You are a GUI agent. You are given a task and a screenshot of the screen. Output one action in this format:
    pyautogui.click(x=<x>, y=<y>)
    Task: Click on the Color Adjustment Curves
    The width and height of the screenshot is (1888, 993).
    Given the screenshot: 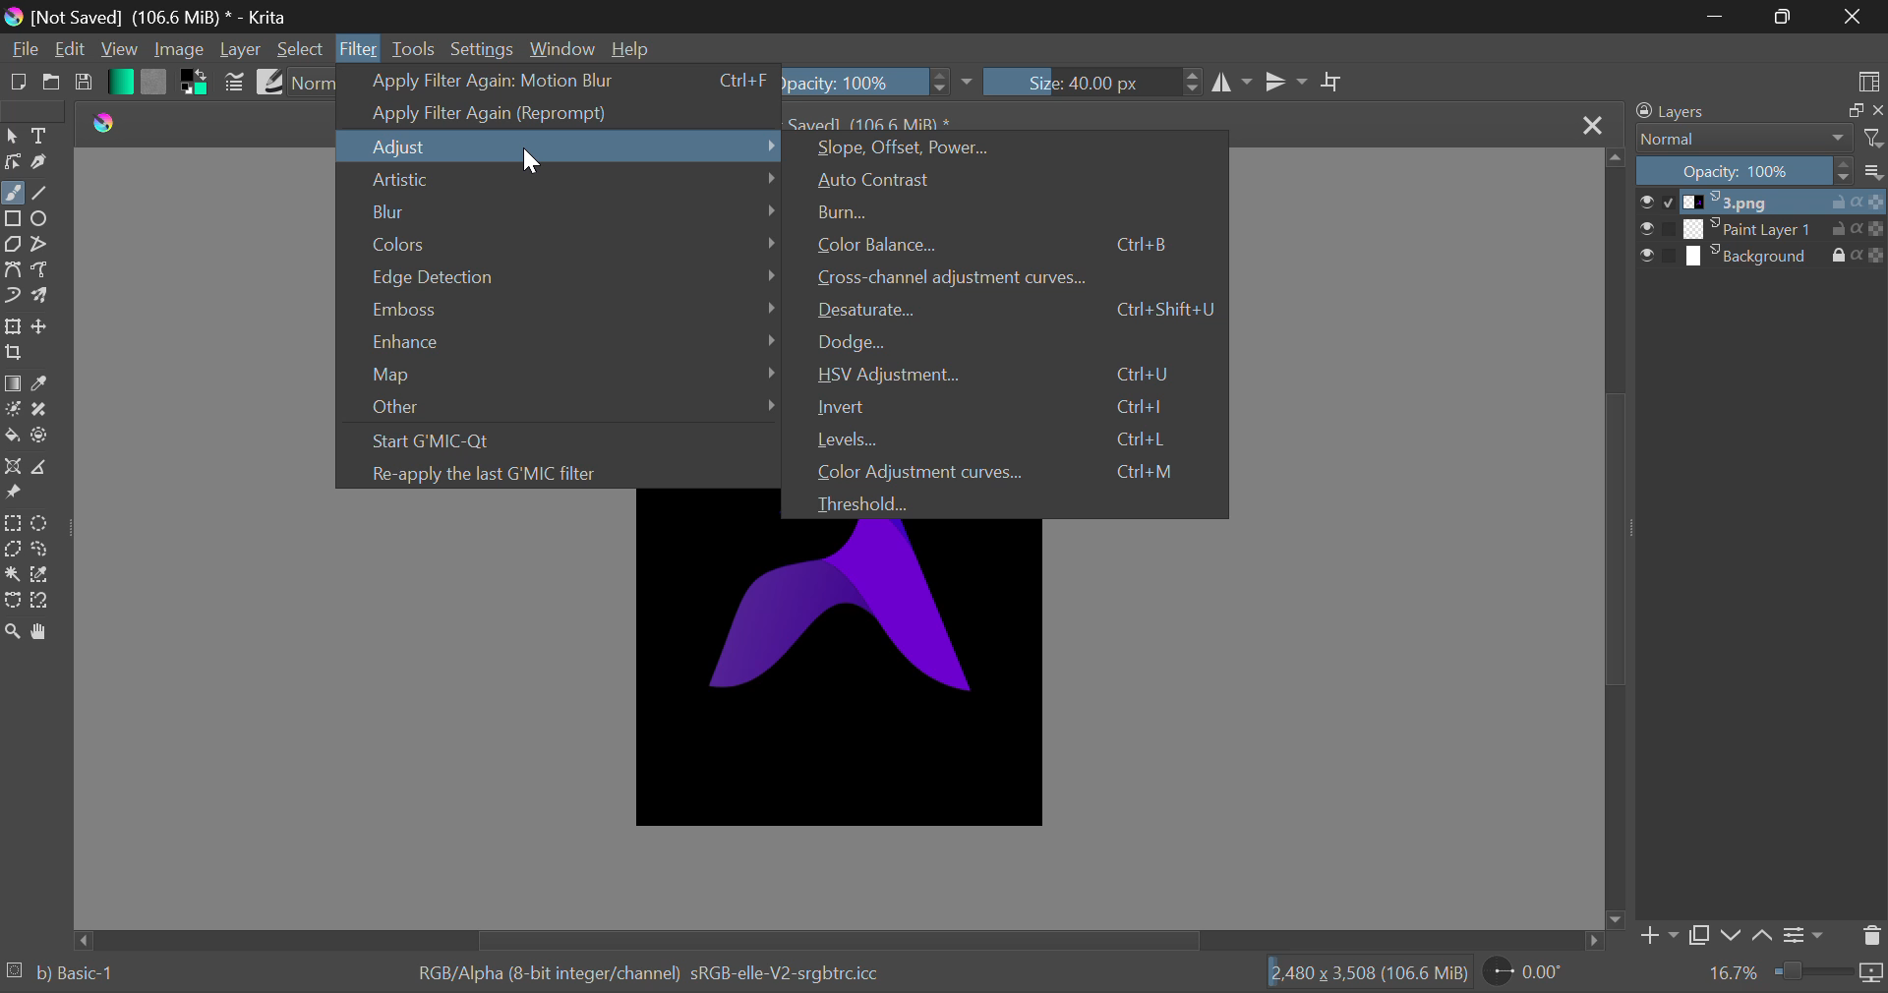 What is the action you would take?
    pyautogui.click(x=1013, y=469)
    